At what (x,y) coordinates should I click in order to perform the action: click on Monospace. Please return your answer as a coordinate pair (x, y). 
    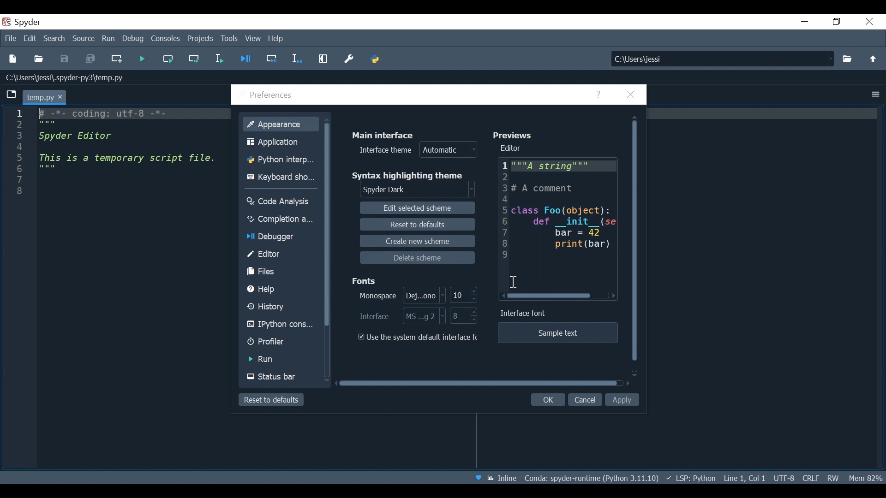
    Looking at the image, I should click on (400, 296).